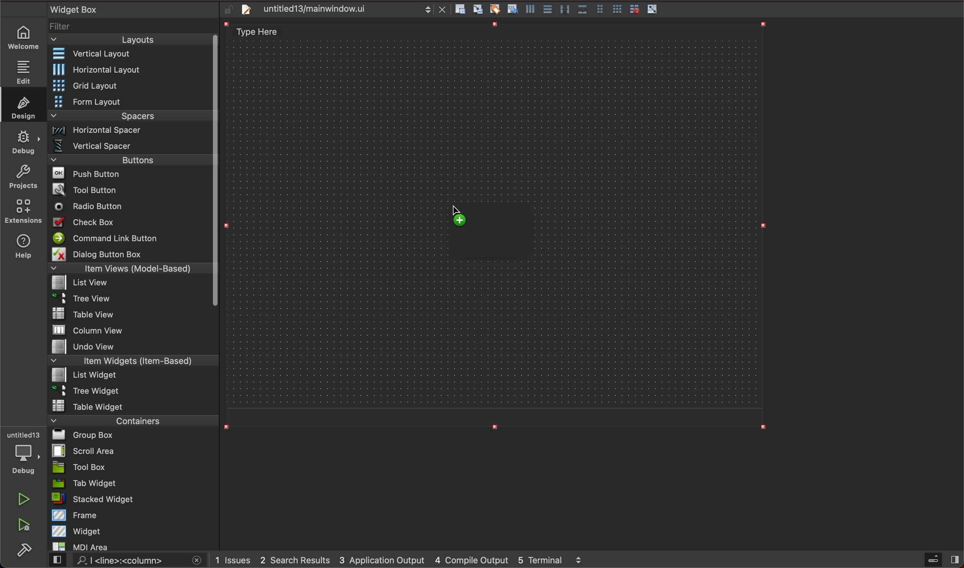 This screenshot has width=964, height=568. What do you see at coordinates (634, 10) in the screenshot?
I see `` at bounding box center [634, 10].